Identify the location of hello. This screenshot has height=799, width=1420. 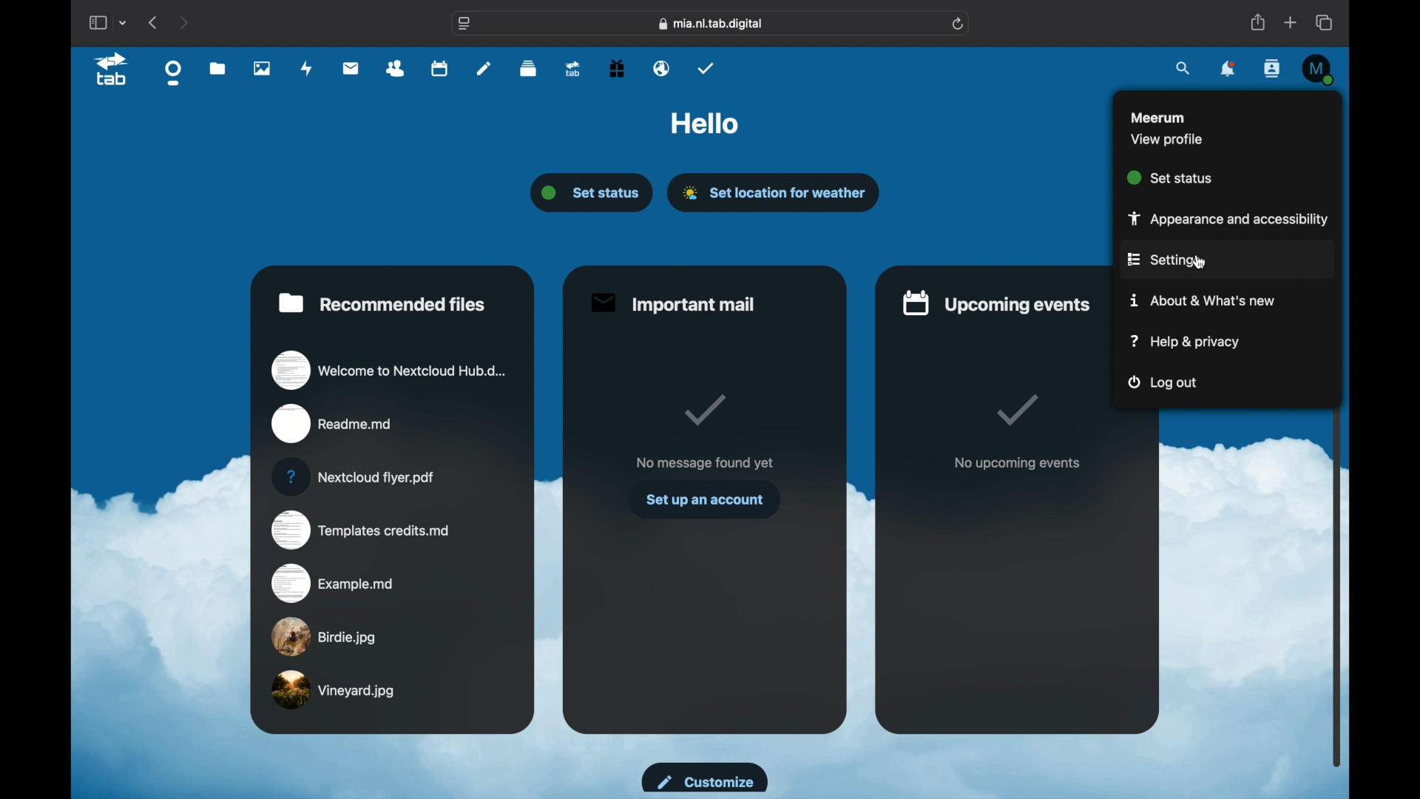
(705, 124).